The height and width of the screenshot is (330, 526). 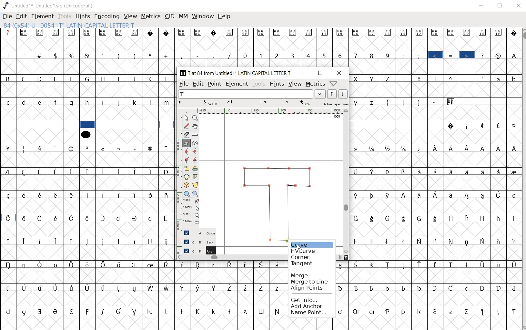 I want to click on _, so click(x=467, y=79).